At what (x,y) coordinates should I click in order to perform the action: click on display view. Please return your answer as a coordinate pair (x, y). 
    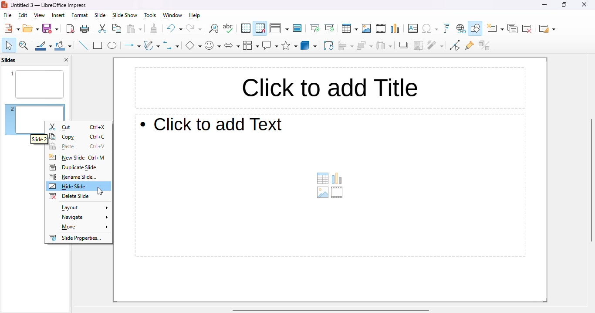
    Looking at the image, I should click on (279, 28).